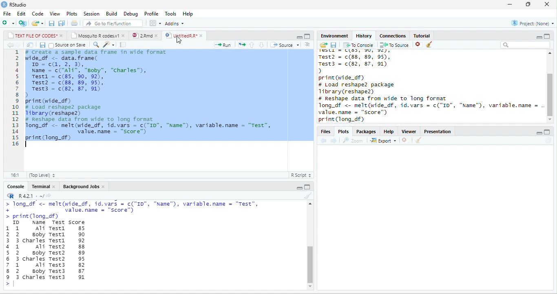 This screenshot has height=294, width=557. What do you see at coordinates (299, 37) in the screenshot?
I see `minimize` at bounding box center [299, 37].